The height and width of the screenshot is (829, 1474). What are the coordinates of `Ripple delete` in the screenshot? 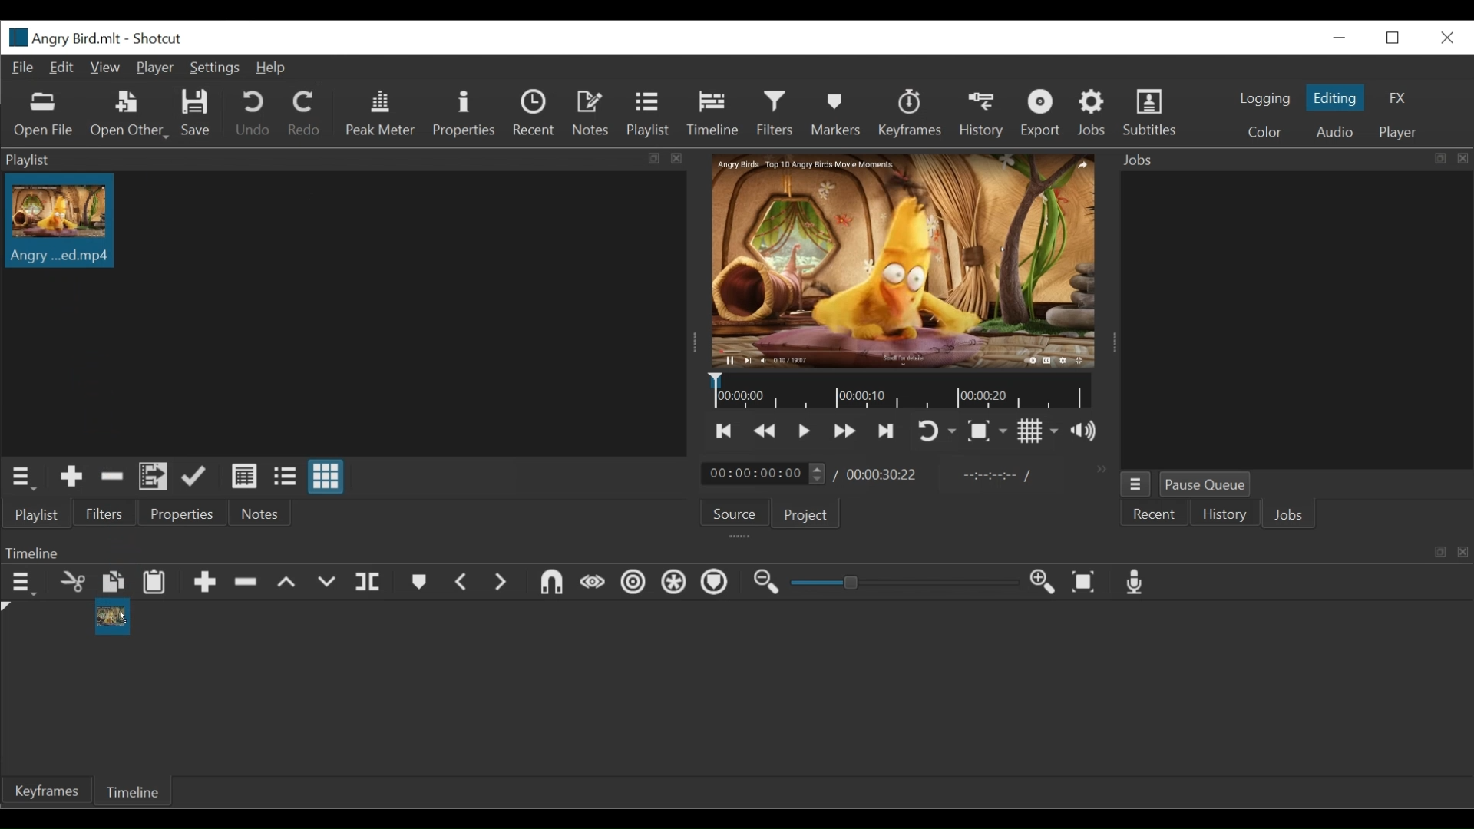 It's located at (246, 583).